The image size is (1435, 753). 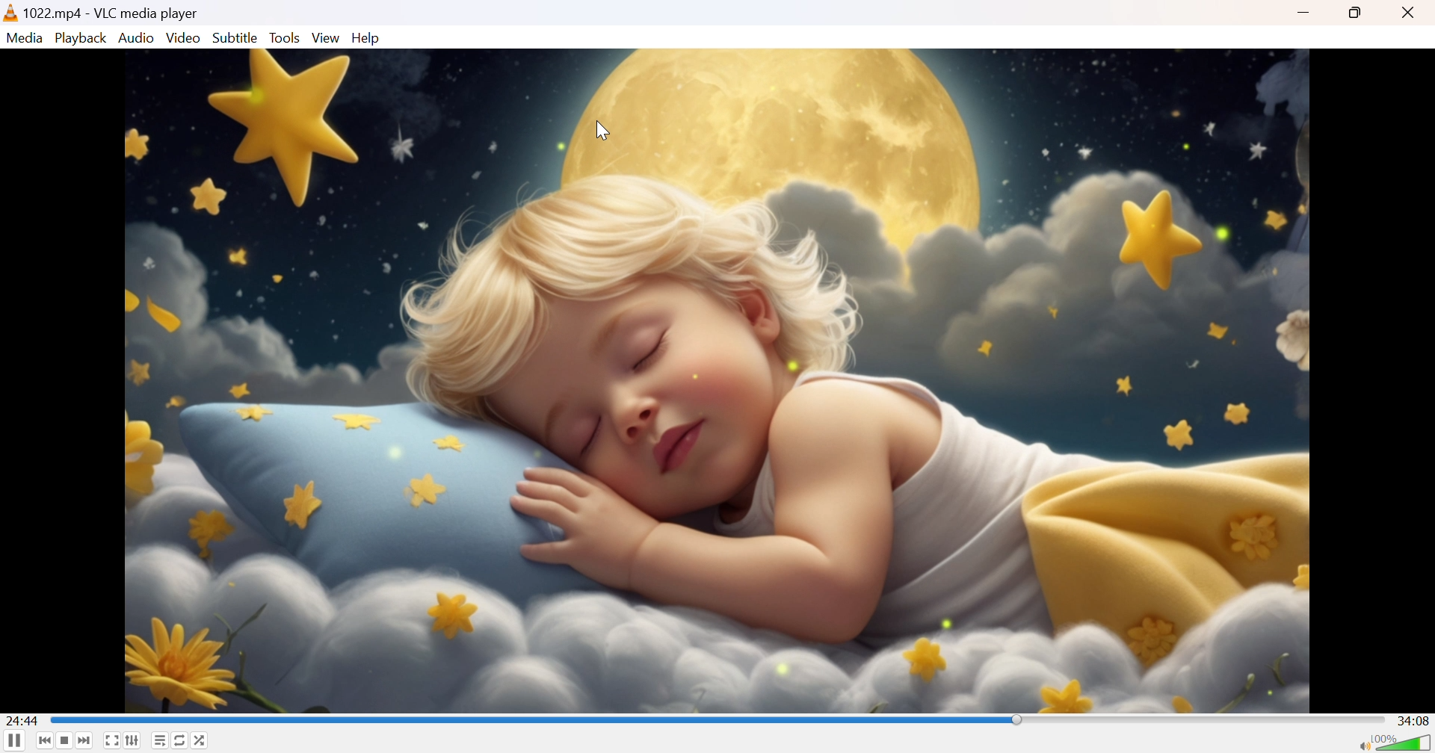 I want to click on Cursor, so click(x=603, y=130).